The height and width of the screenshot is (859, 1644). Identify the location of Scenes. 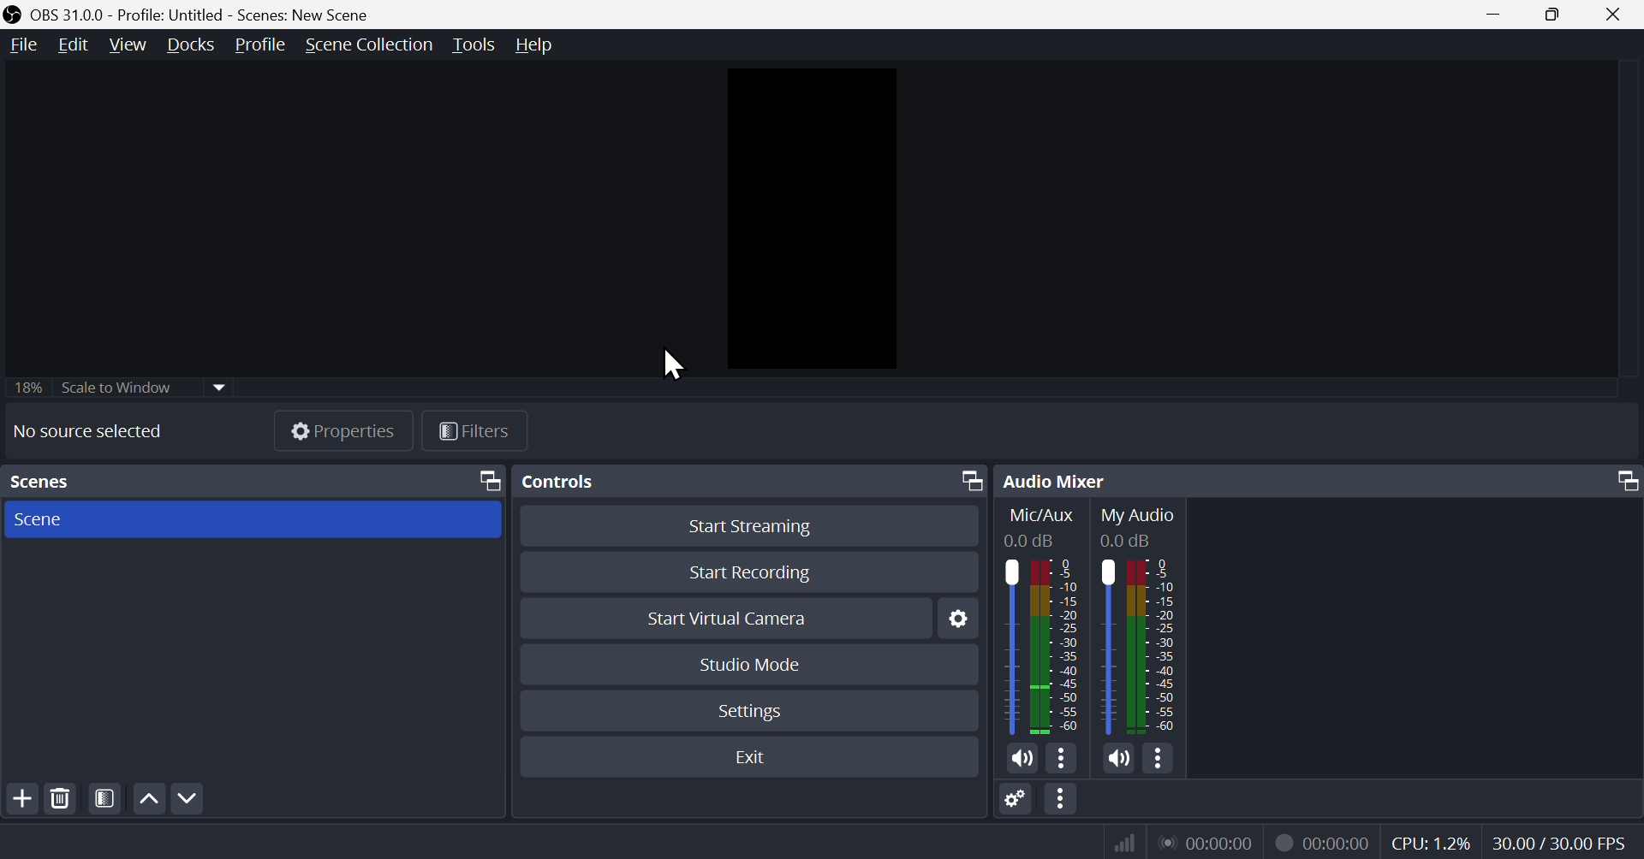
(63, 481).